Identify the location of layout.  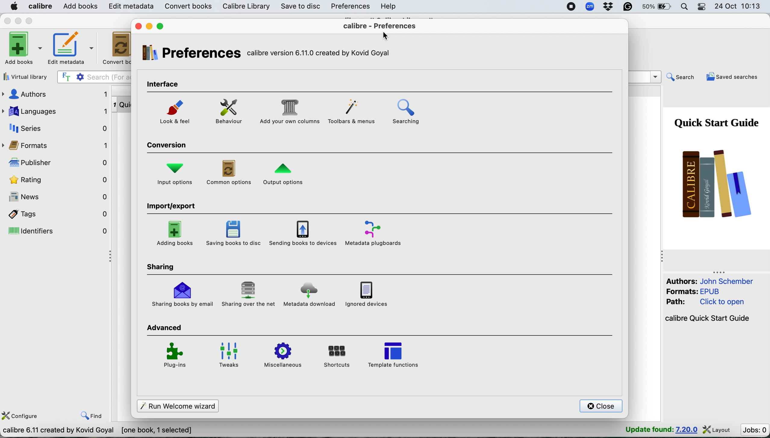
(718, 430).